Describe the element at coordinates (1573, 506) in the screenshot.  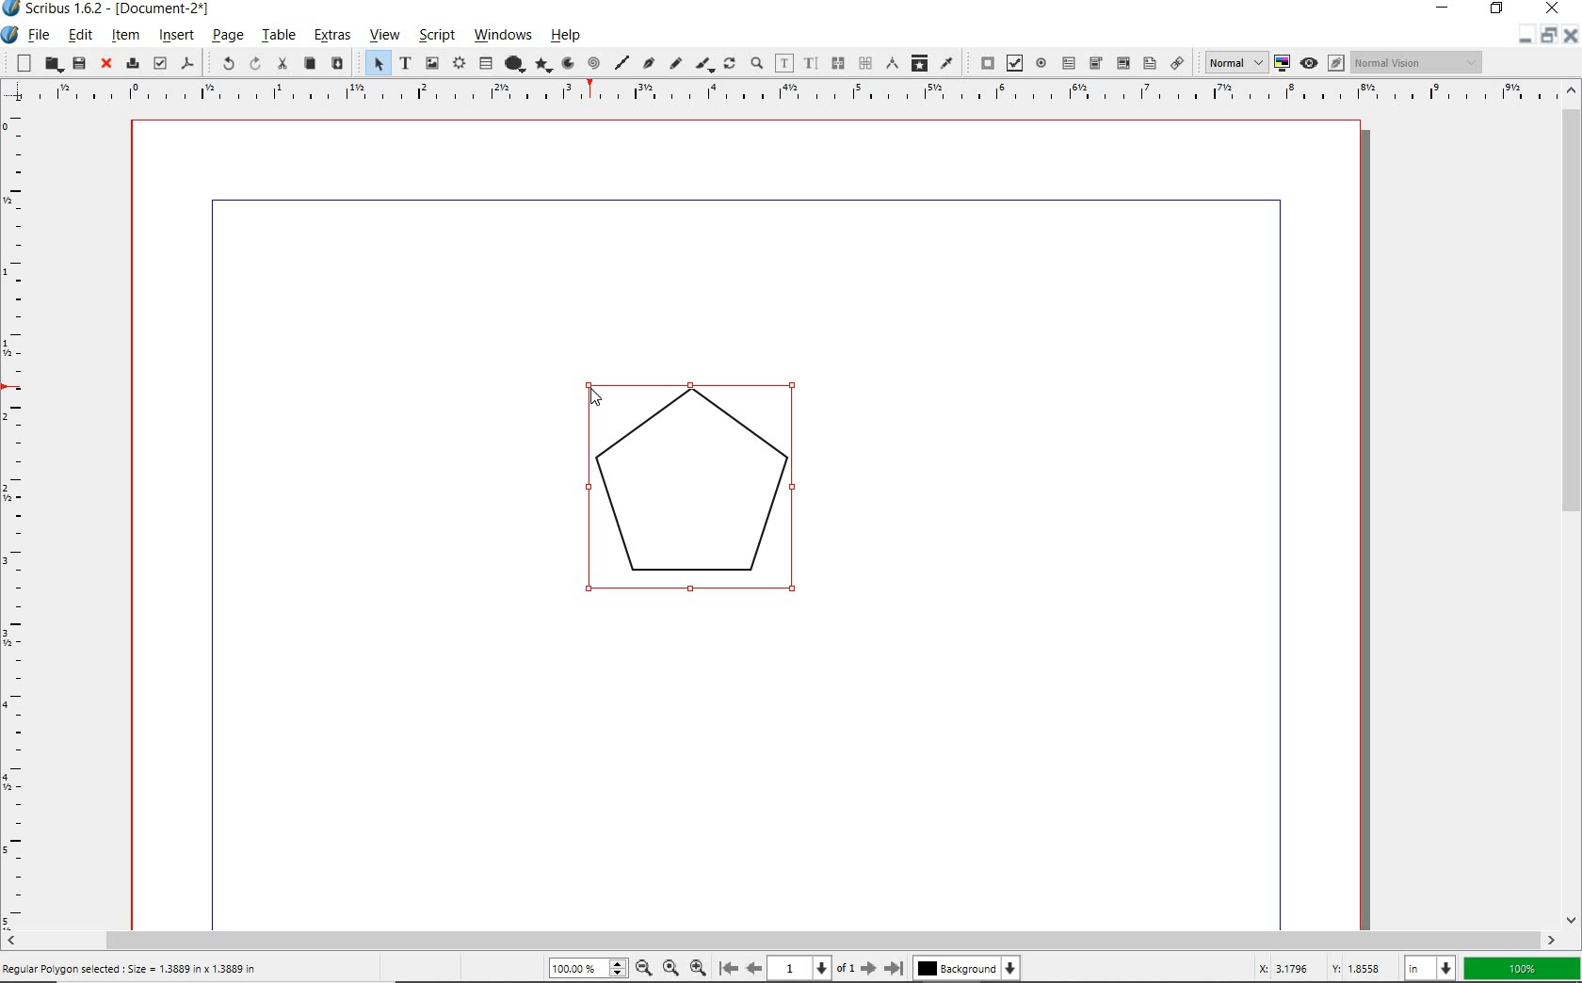
I see `scrollbar` at that location.